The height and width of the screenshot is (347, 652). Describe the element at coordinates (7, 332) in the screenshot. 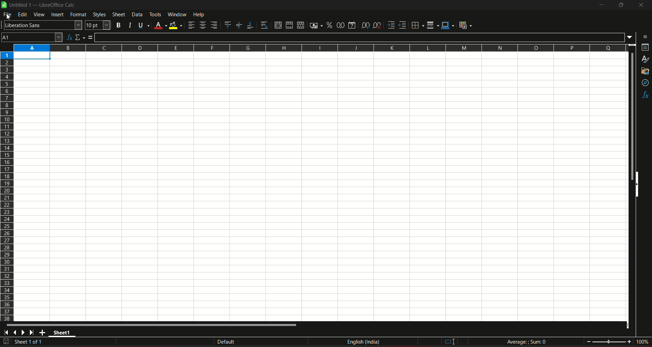

I see `first sheet` at that location.